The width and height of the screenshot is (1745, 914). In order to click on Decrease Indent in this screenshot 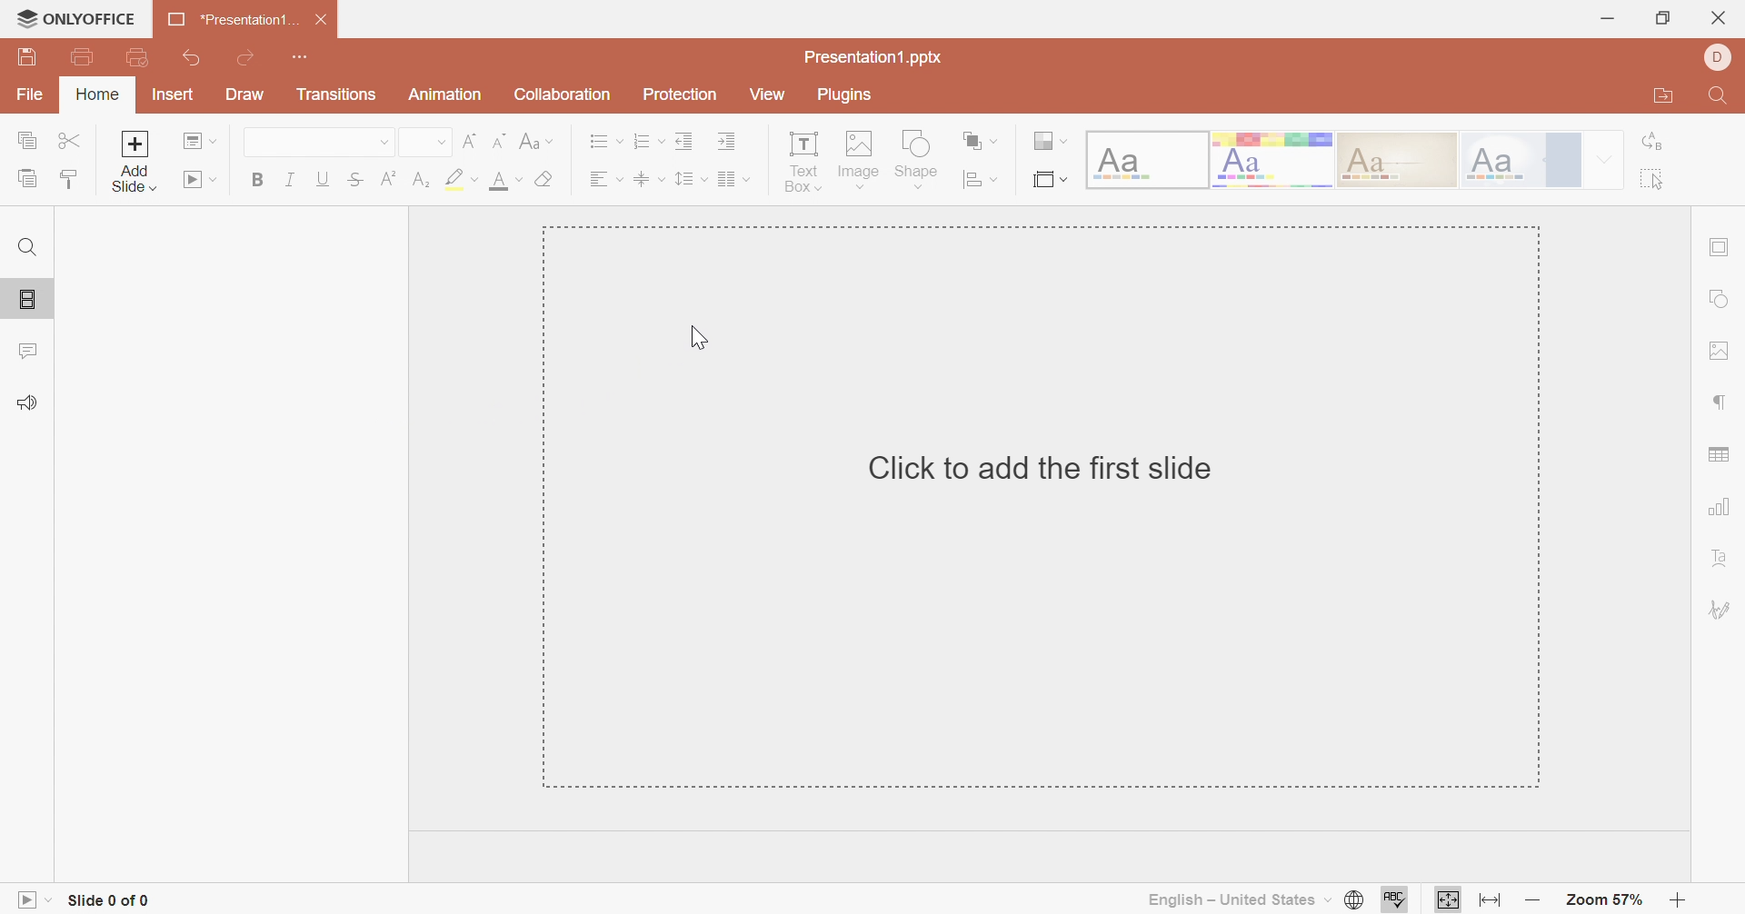, I will do `click(684, 138)`.